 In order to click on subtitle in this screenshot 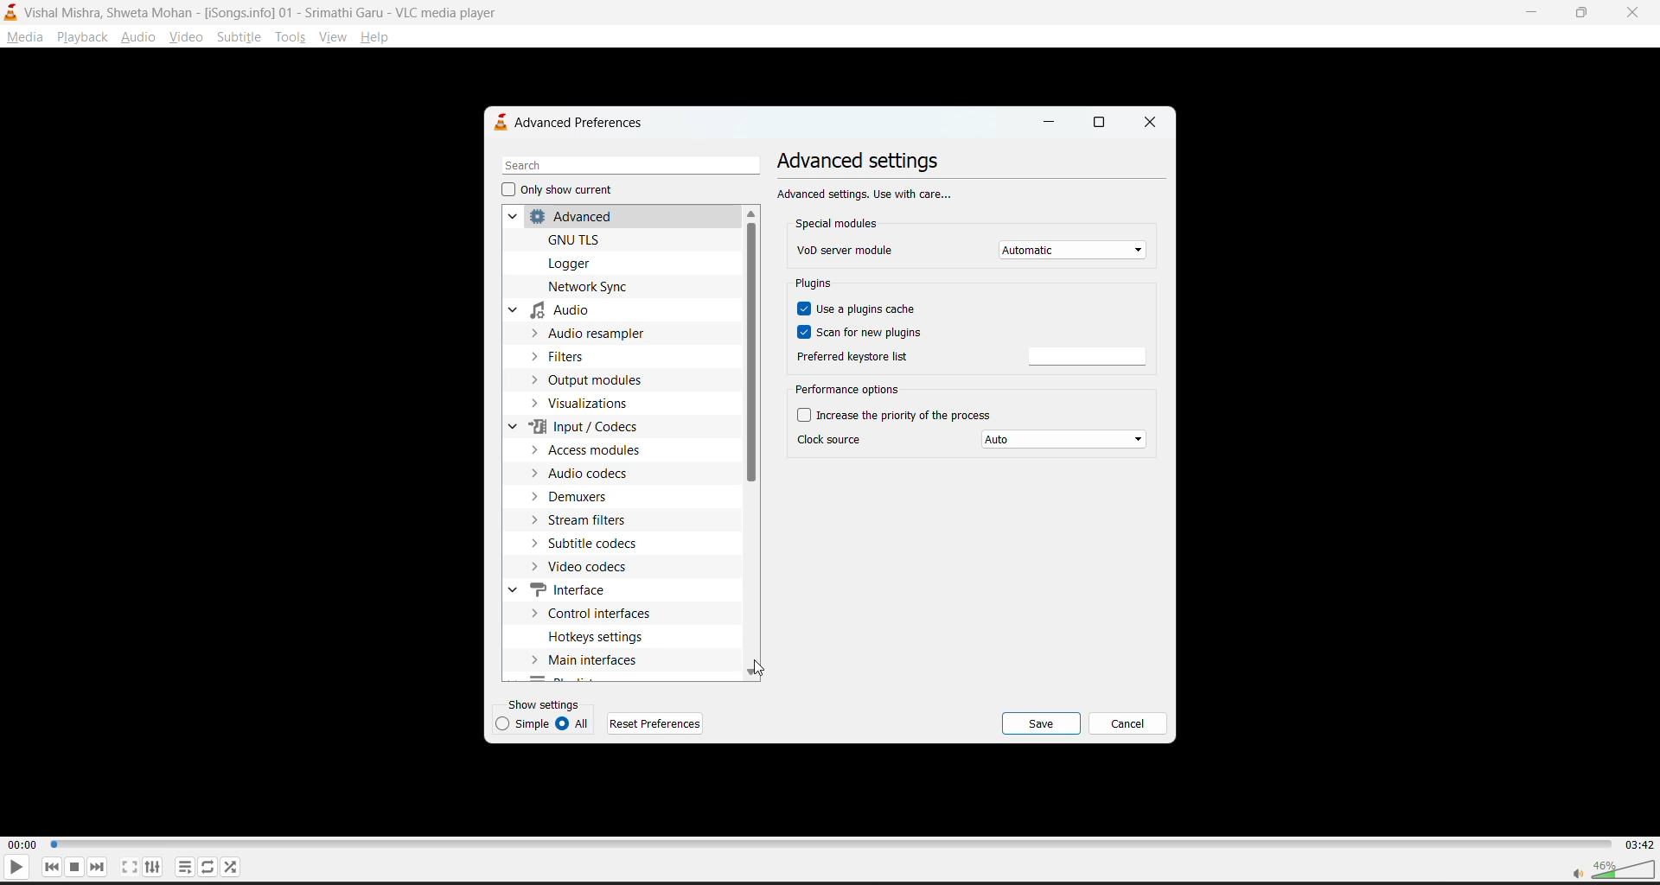, I will do `click(239, 39)`.